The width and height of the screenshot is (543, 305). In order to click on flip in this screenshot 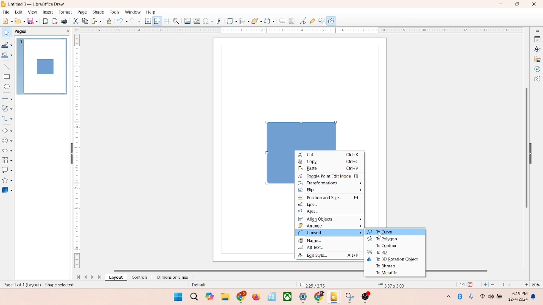, I will do `click(331, 190)`.